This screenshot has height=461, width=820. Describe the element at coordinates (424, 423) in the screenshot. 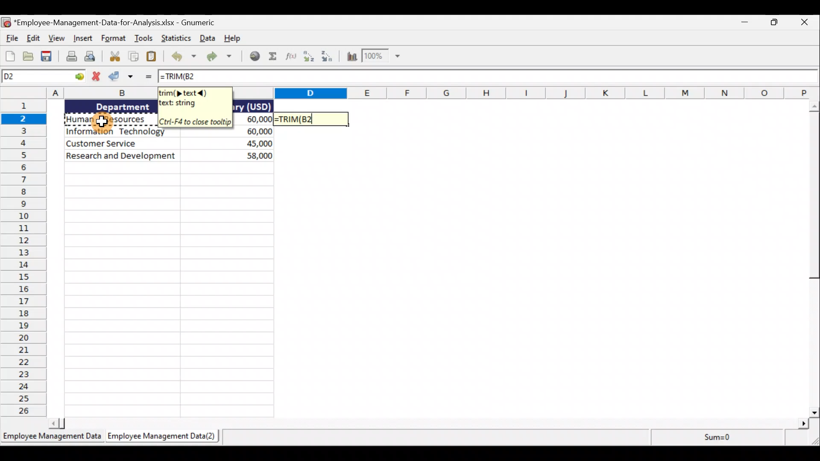

I see `scroll bar` at that location.